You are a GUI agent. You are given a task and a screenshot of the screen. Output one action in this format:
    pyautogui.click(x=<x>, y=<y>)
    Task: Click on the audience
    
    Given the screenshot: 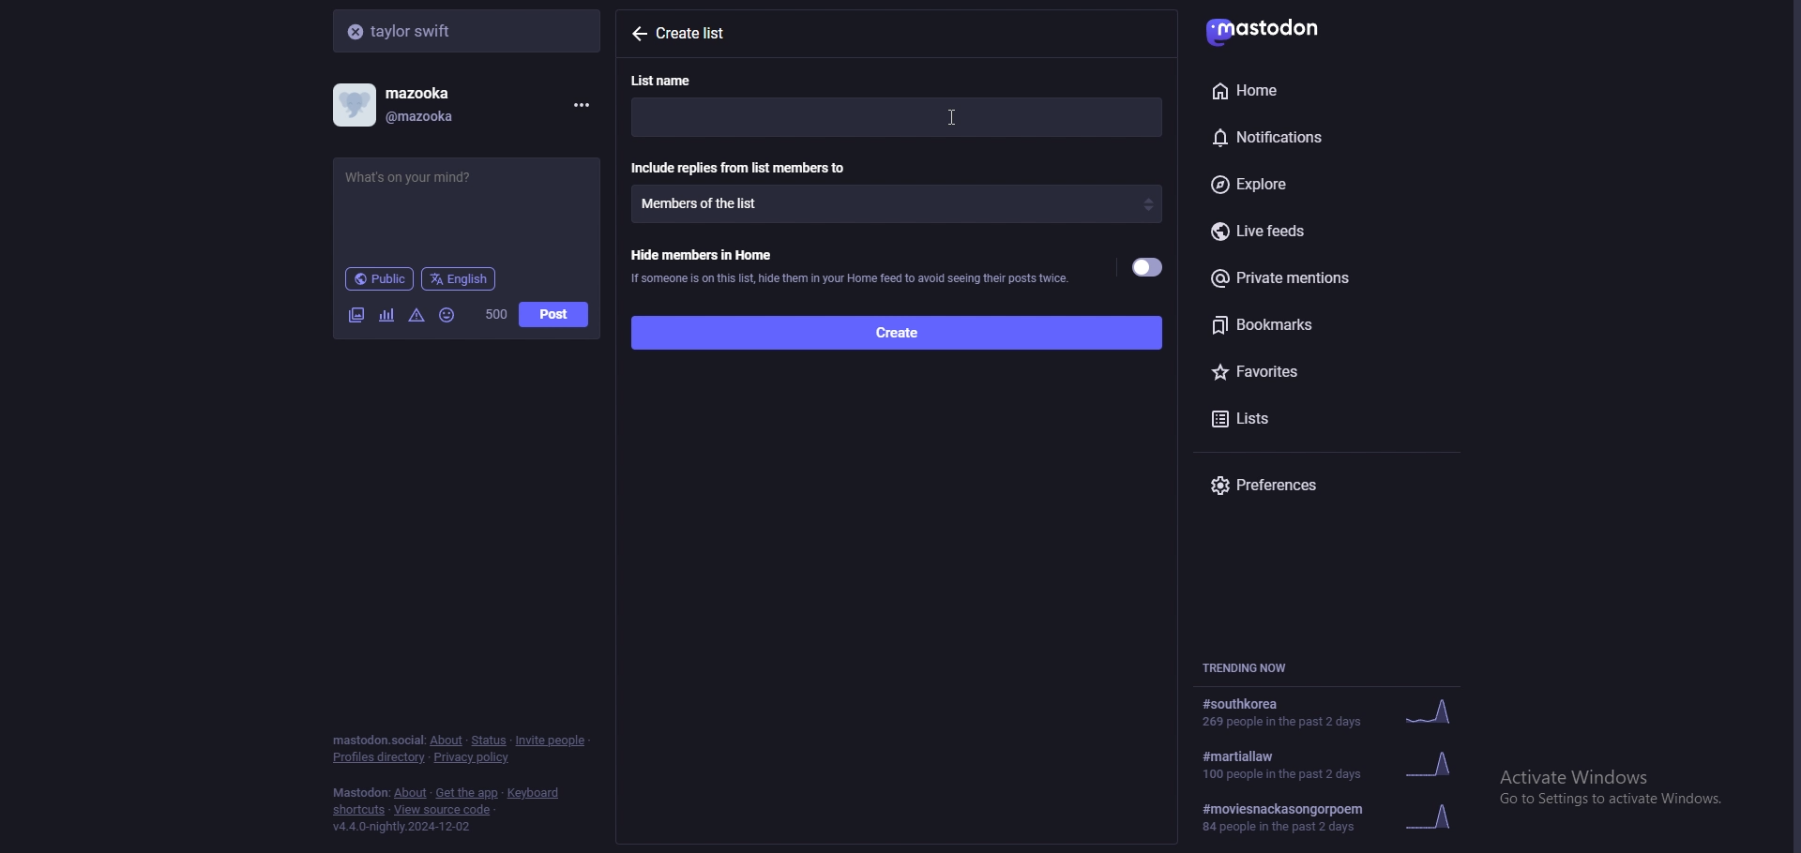 What is the action you would take?
    pyautogui.click(x=379, y=278)
    